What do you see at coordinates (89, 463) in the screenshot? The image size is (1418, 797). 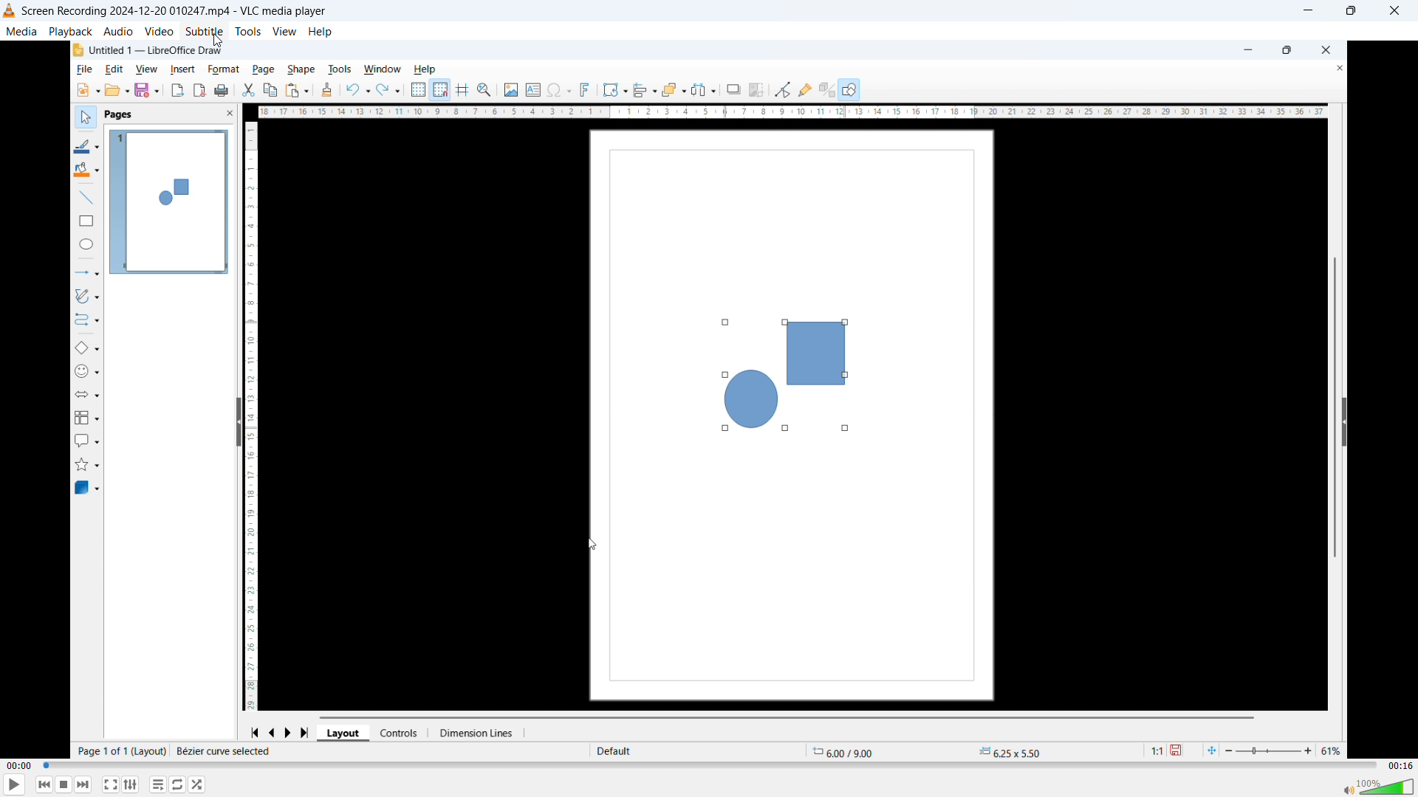 I see `star and banner` at bounding box center [89, 463].